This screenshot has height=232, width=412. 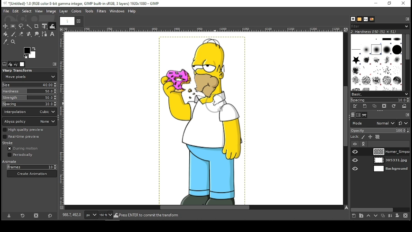 What do you see at coordinates (79, 21) in the screenshot?
I see `close` at bounding box center [79, 21].